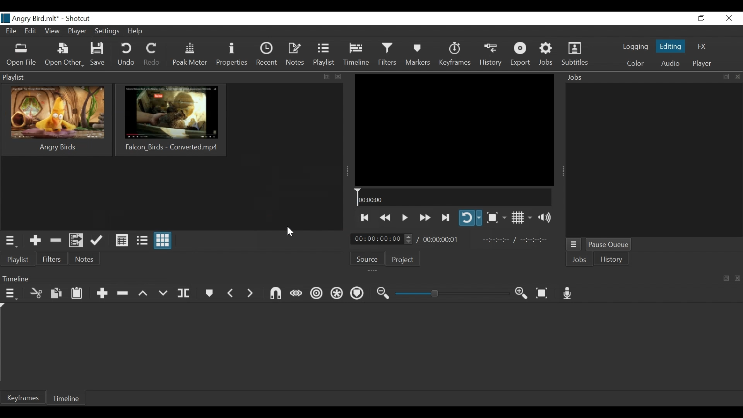 The height and width of the screenshot is (418, 743). I want to click on File, so click(11, 31).